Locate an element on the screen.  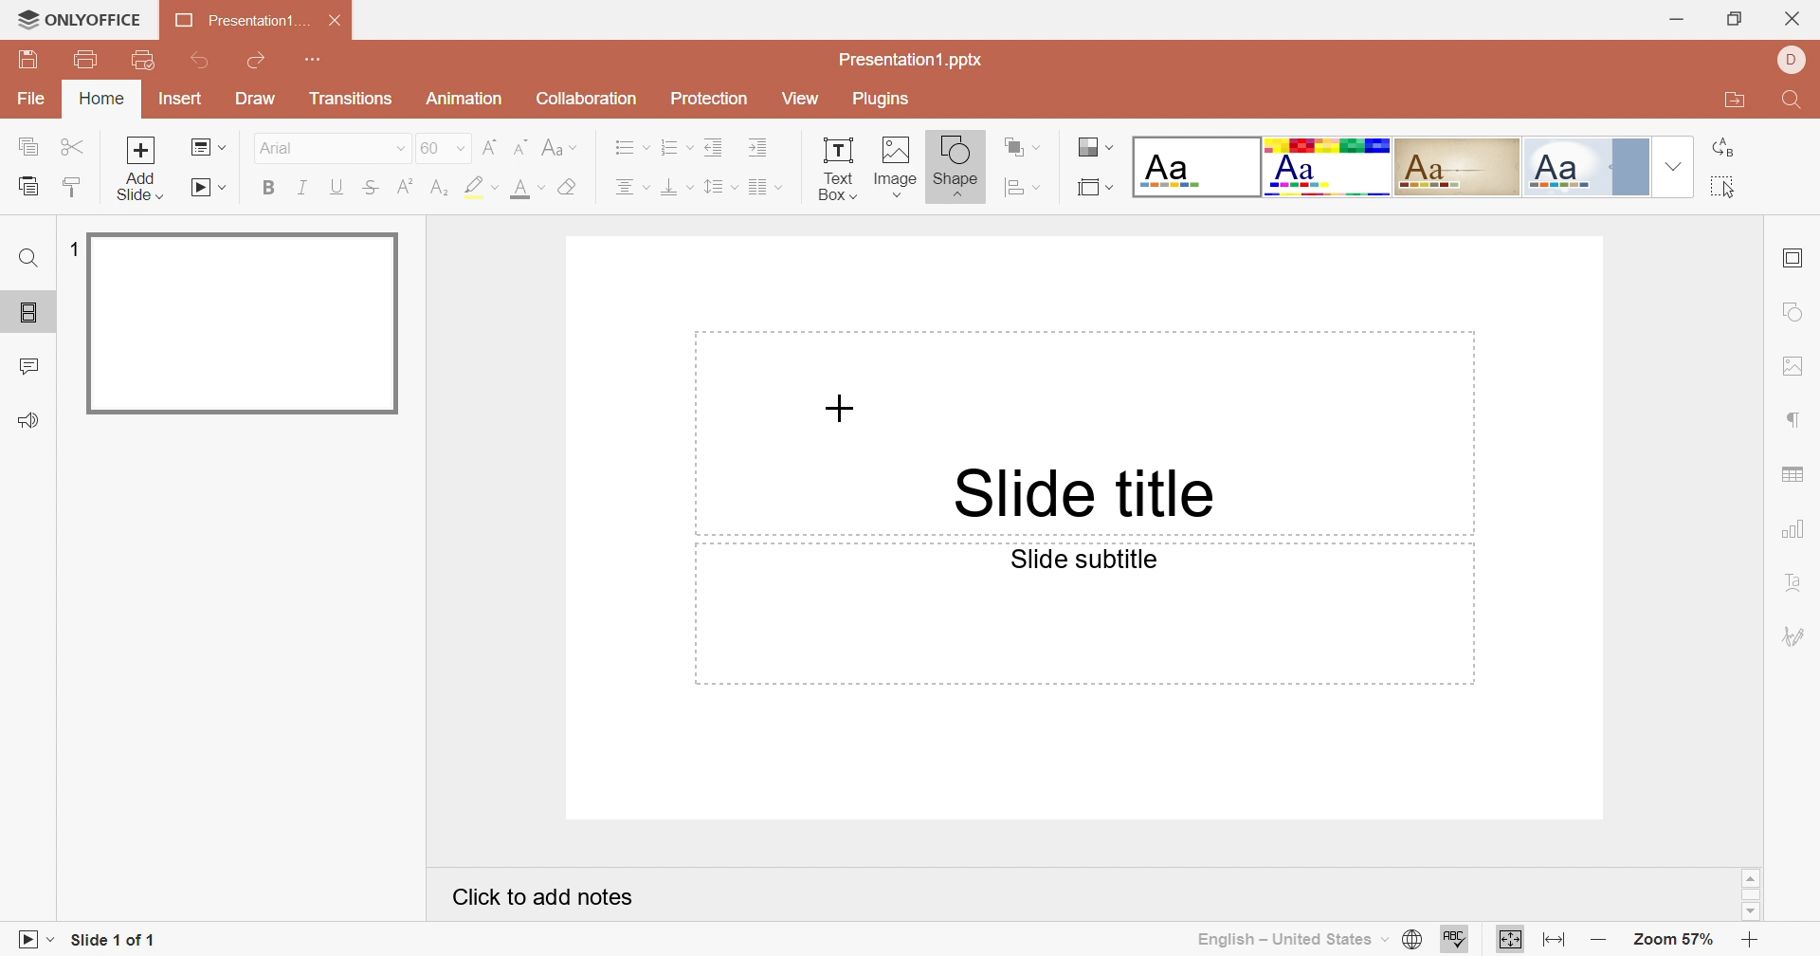
Draw is located at coordinates (253, 97).